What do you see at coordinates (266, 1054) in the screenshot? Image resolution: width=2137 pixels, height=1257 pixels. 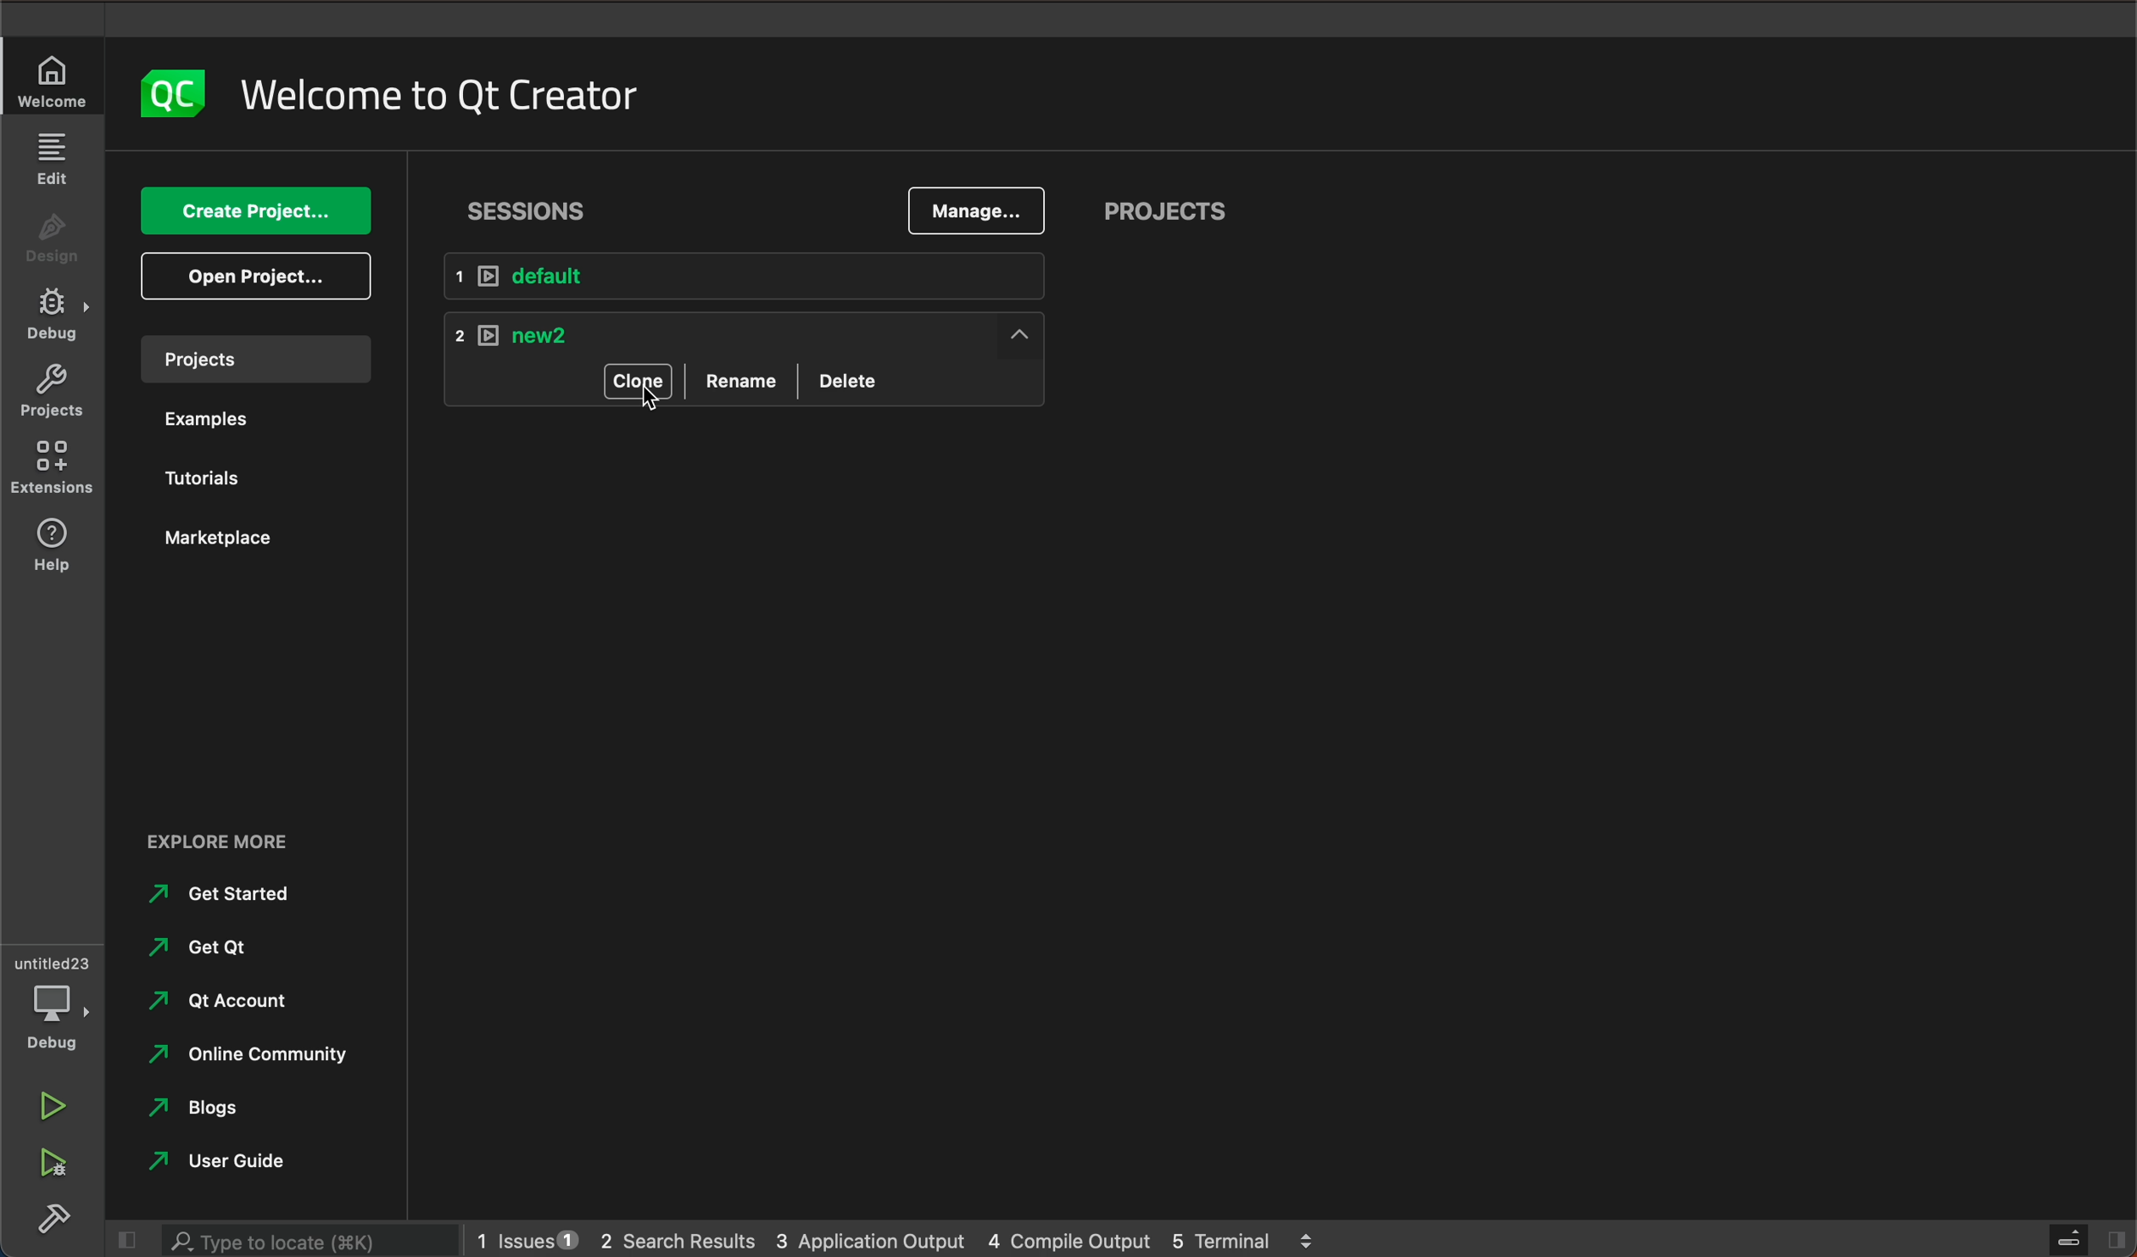 I see `online community` at bounding box center [266, 1054].